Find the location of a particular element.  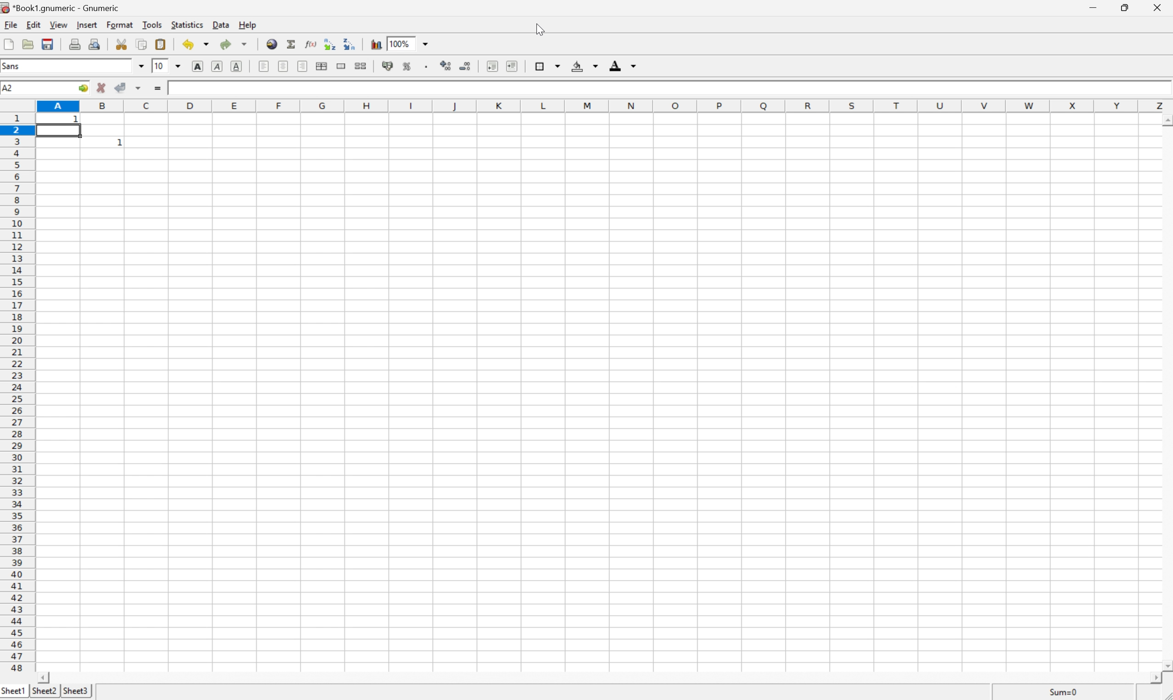

sum=0 is located at coordinates (1067, 694).